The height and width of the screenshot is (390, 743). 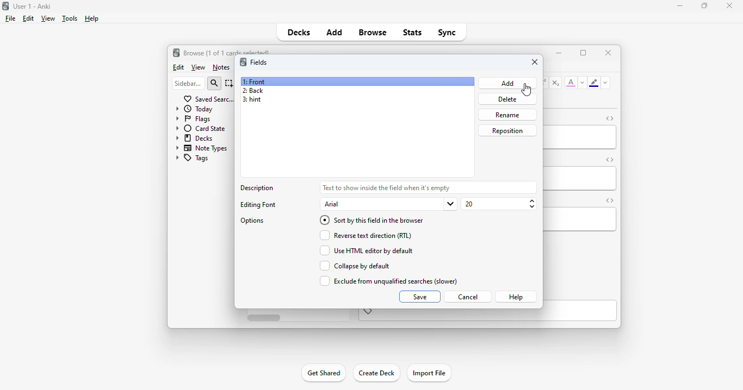 I want to click on 3: hint, so click(x=251, y=100).